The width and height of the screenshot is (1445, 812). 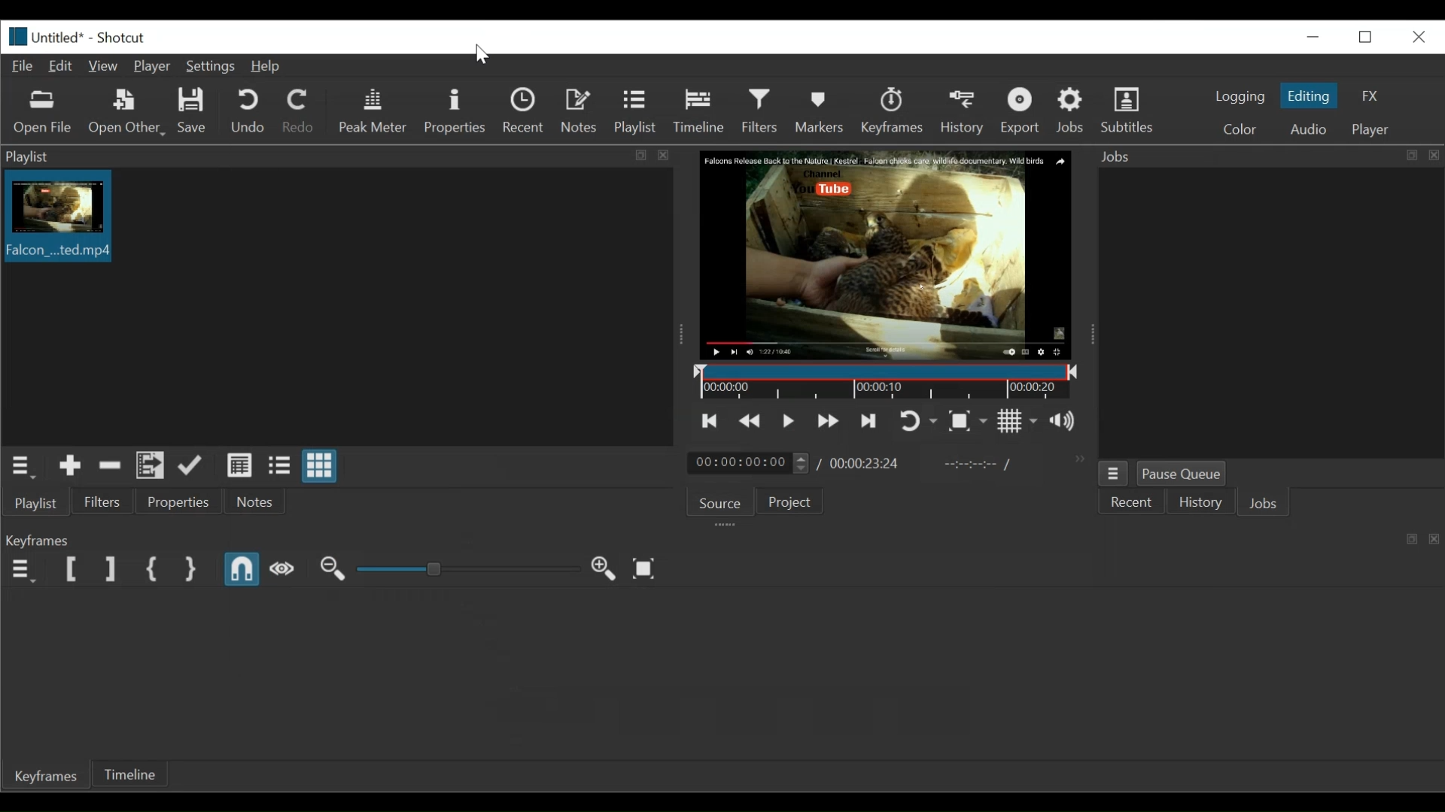 I want to click on View as files, so click(x=281, y=467).